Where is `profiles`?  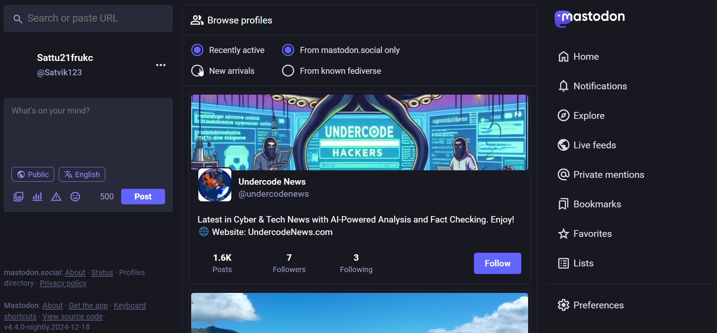 profiles is located at coordinates (135, 271).